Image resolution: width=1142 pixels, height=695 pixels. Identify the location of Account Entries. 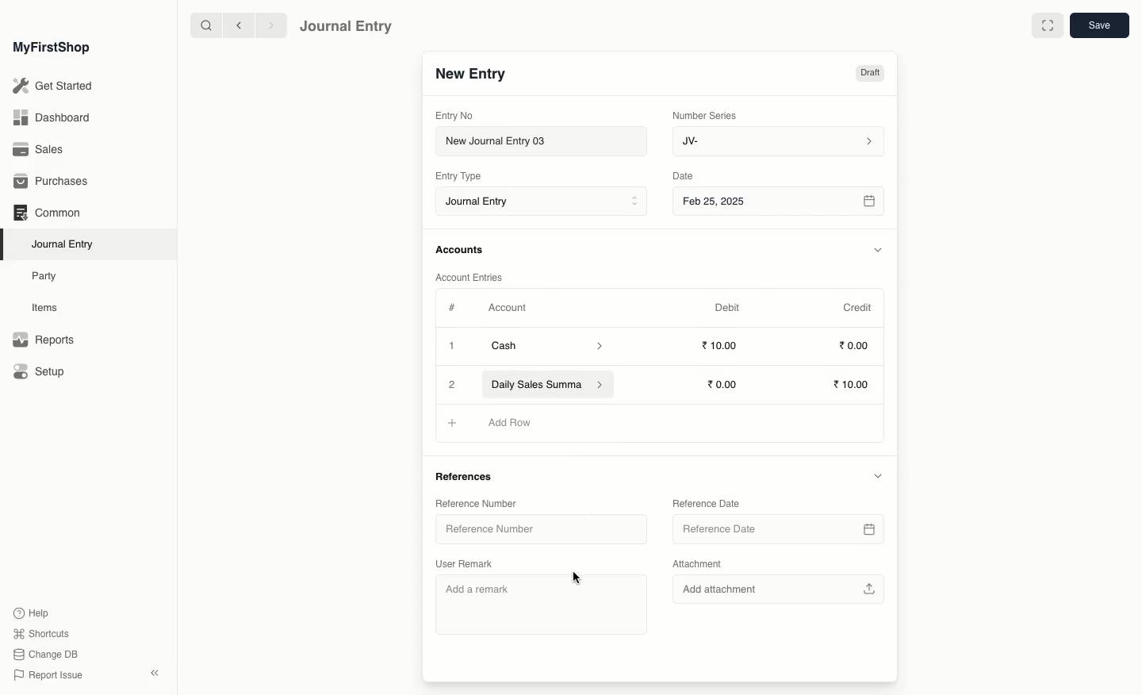
(475, 278).